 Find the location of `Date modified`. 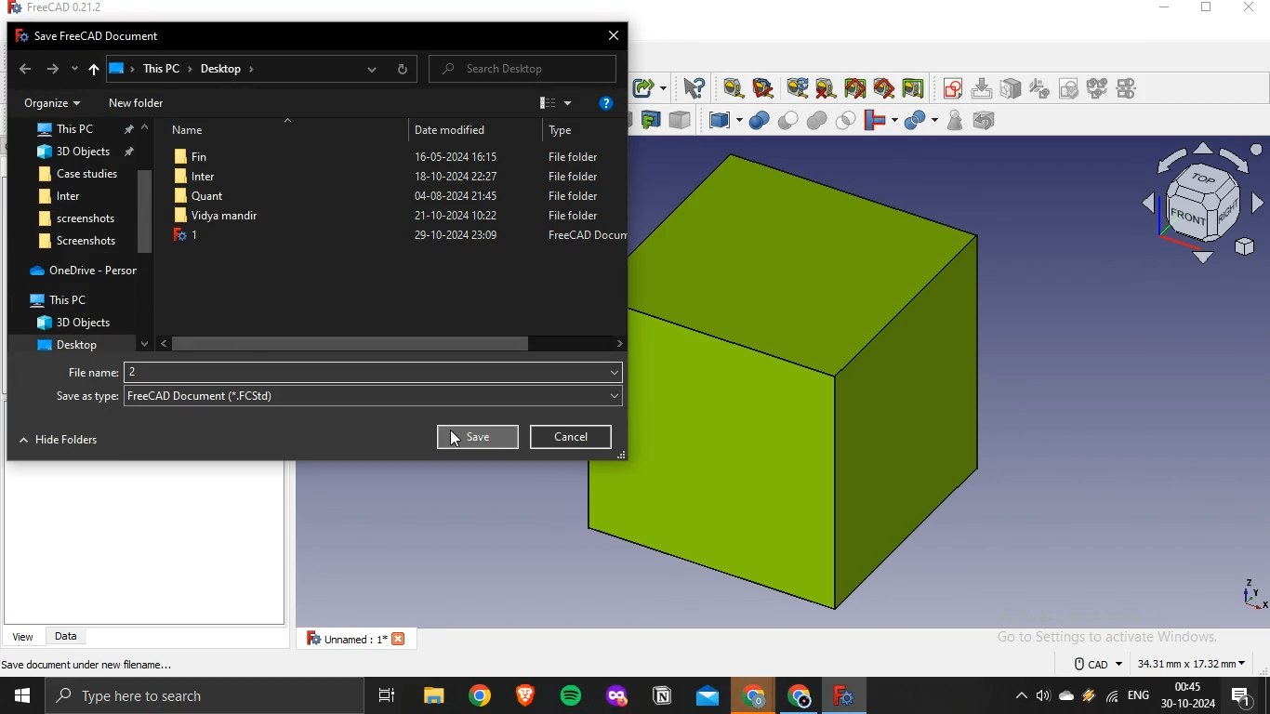

Date modified is located at coordinates (448, 130).